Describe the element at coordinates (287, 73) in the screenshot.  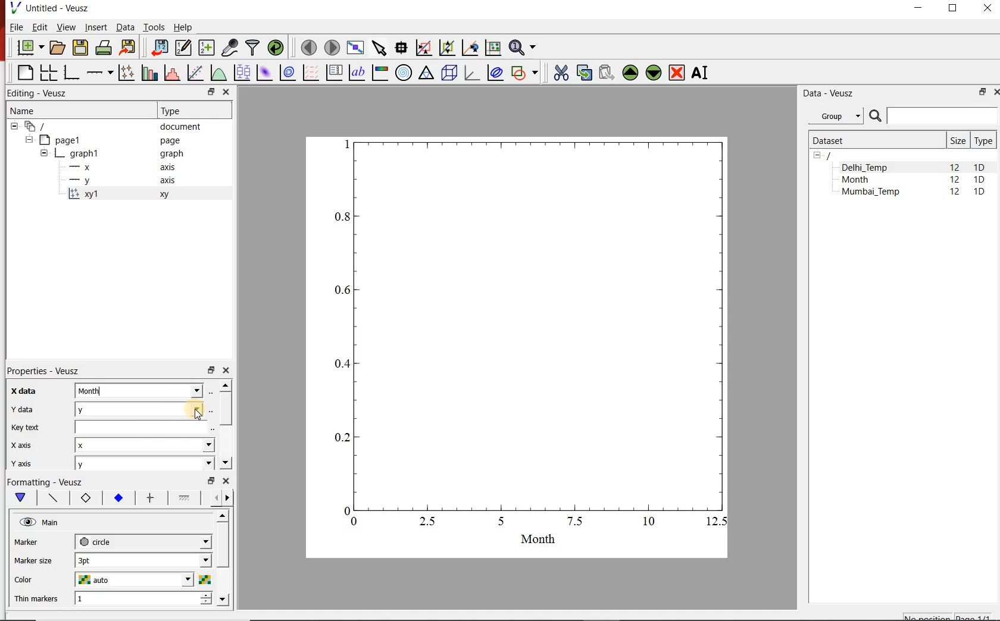
I see `plot a 2d dataset as contours` at that location.